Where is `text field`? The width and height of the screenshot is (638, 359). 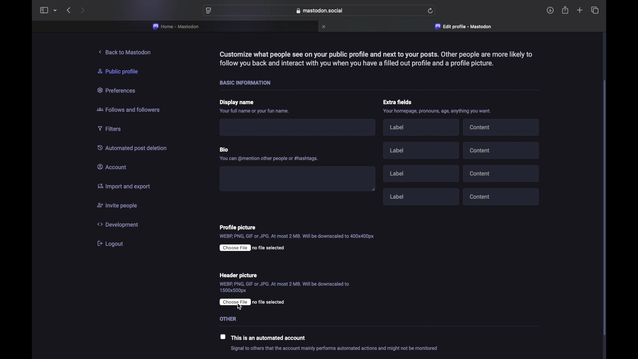 text field is located at coordinates (300, 128).